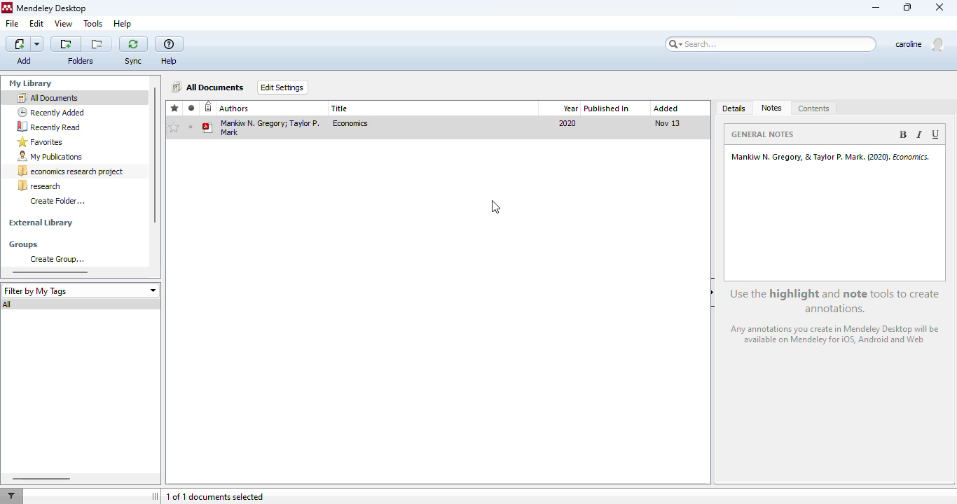 This screenshot has width=957, height=504. I want to click on all, so click(8, 304).